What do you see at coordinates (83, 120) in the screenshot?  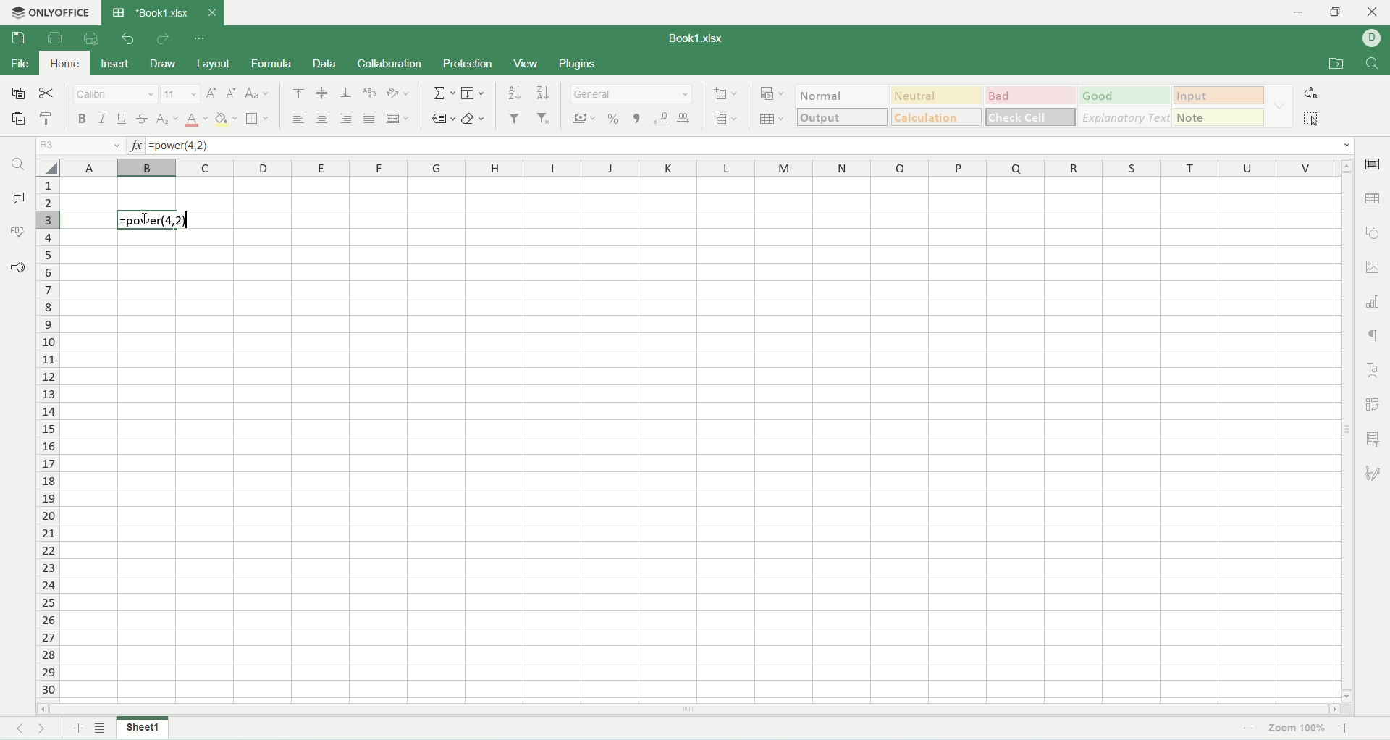 I see `bold` at bounding box center [83, 120].